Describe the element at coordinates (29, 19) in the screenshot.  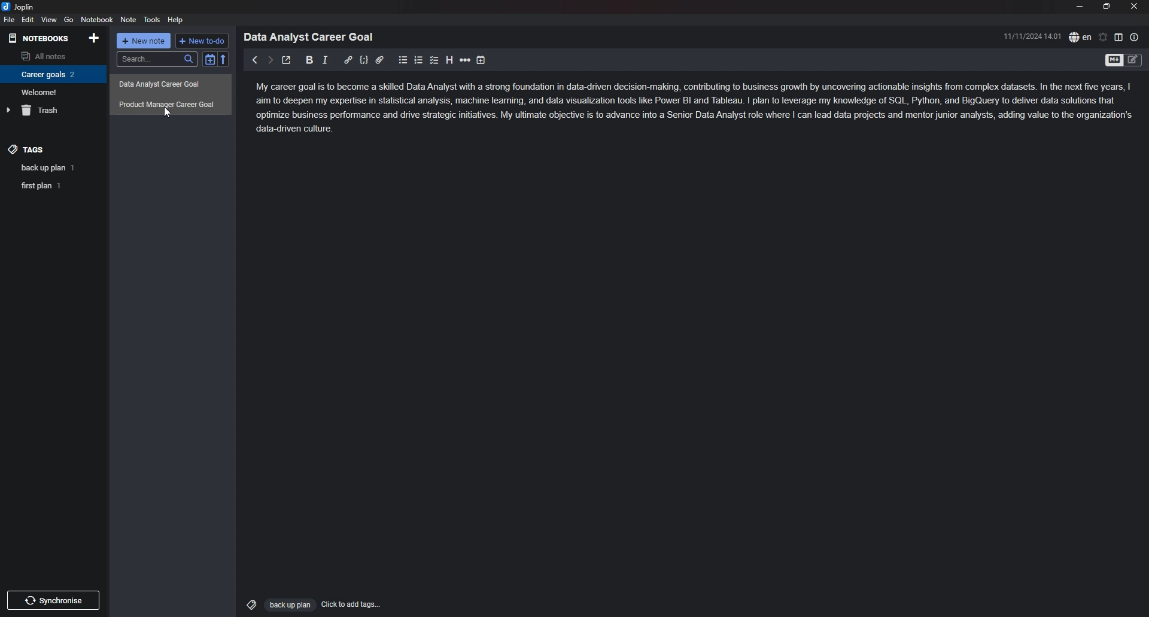
I see `edit` at that location.